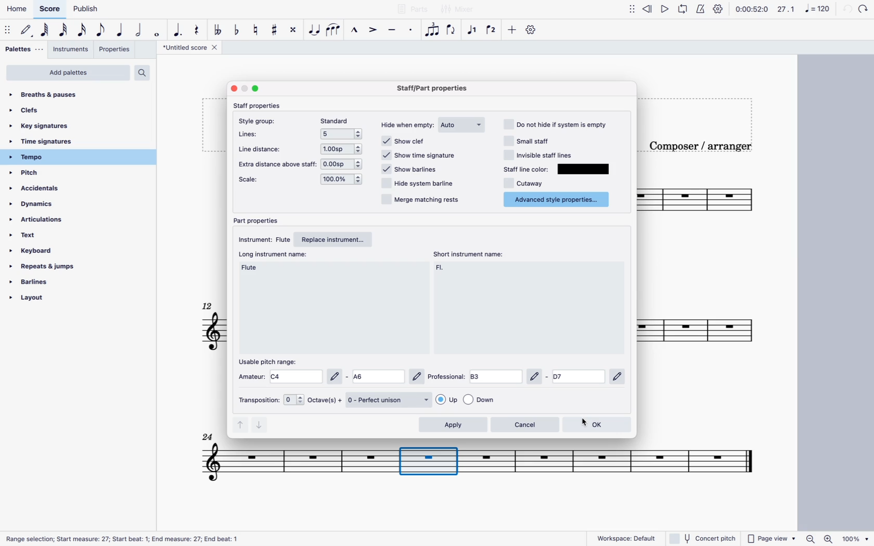 The width and height of the screenshot is (874, 546). What do you see at coordinates (495, 28) in the screenshot?
I see `voice 2` at bounding box center [495, 28].